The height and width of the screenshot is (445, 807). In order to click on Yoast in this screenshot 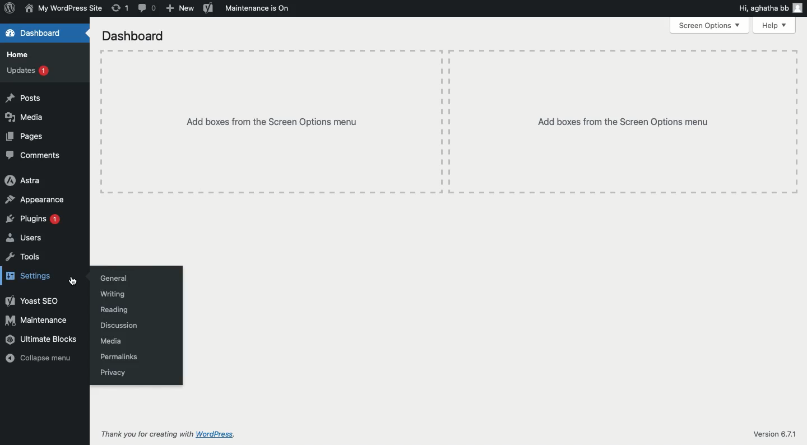, I will do `click(208, 7)`.